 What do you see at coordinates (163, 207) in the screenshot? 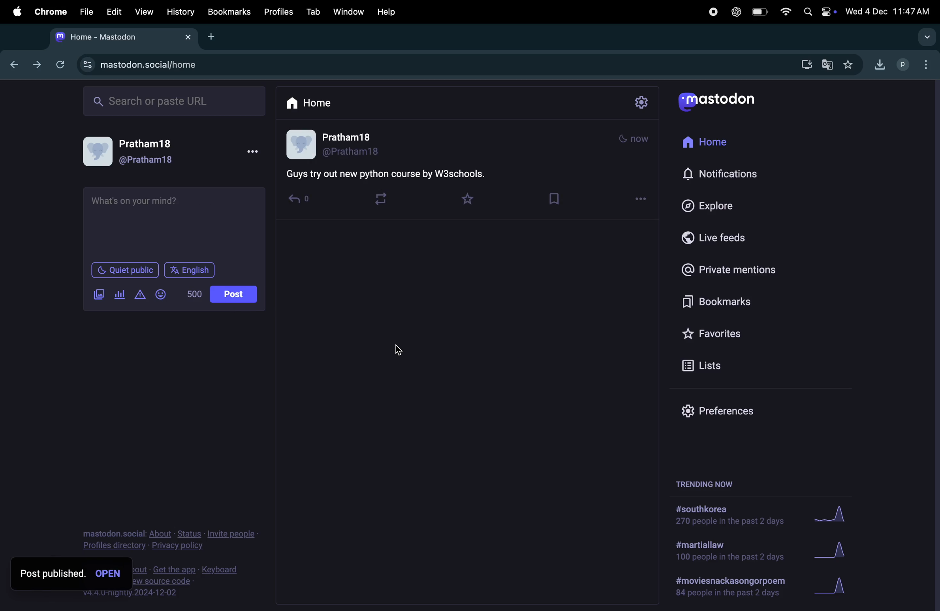
I see `course reccomendation` at bounding box center [163, 207].